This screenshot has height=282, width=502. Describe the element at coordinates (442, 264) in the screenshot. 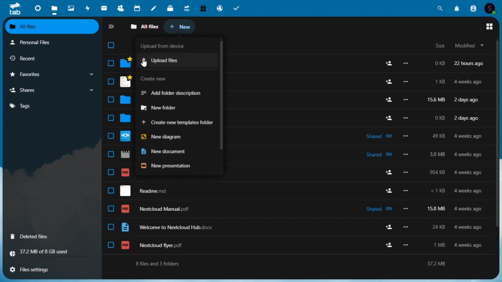

I see `37.2 mb` at that location.